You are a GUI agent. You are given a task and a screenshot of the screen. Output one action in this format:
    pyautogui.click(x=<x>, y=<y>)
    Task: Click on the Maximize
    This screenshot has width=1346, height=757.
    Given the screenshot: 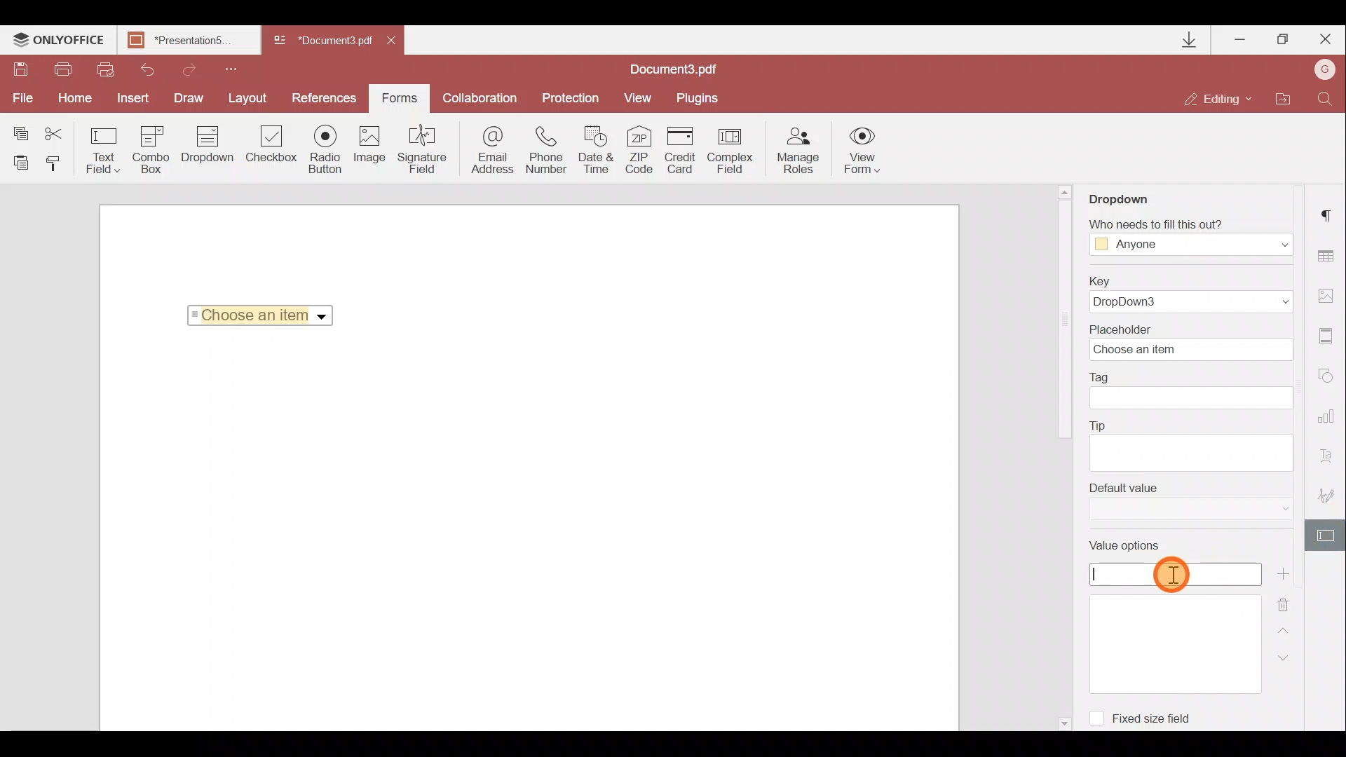 What is the action you would take?
    pyautogui.click(x=1282, y=41)
    